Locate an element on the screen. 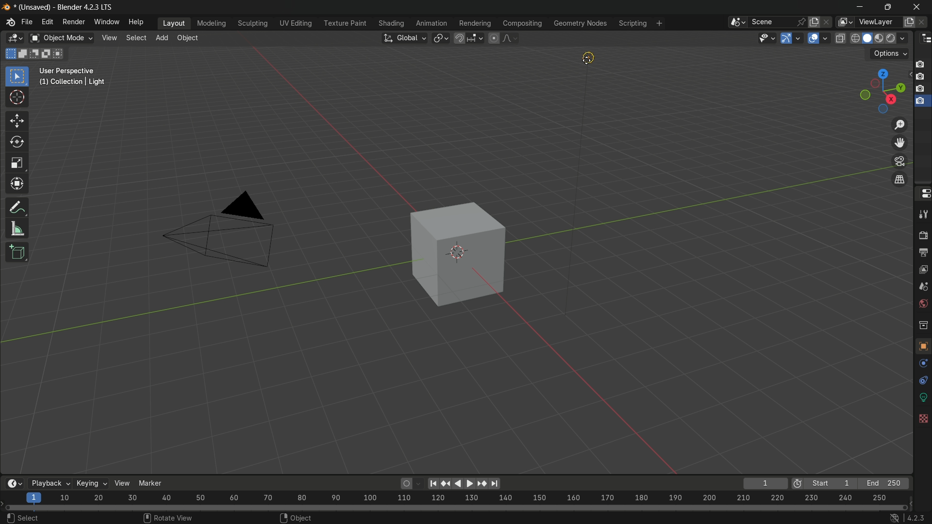 Image resolution: width=932 pixels, height=524 pixels. remove view layer is located at coordinates (923, 23).